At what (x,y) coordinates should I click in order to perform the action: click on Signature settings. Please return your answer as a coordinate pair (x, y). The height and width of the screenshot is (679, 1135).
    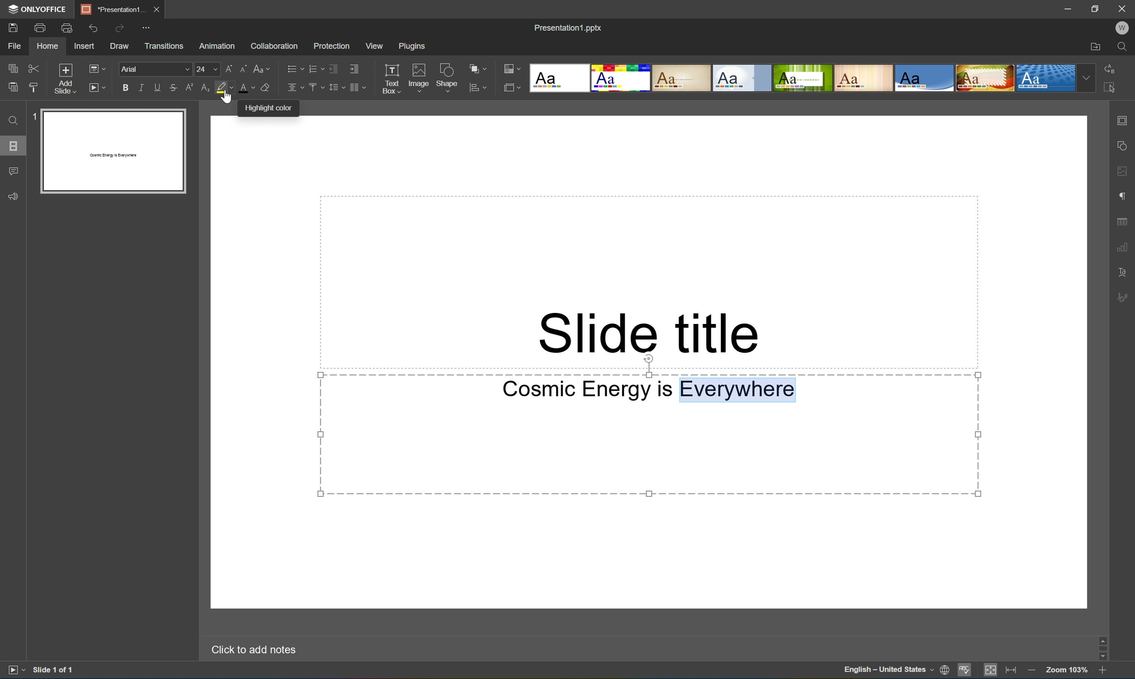
    Looking at the image, I should click on (1122, 298).